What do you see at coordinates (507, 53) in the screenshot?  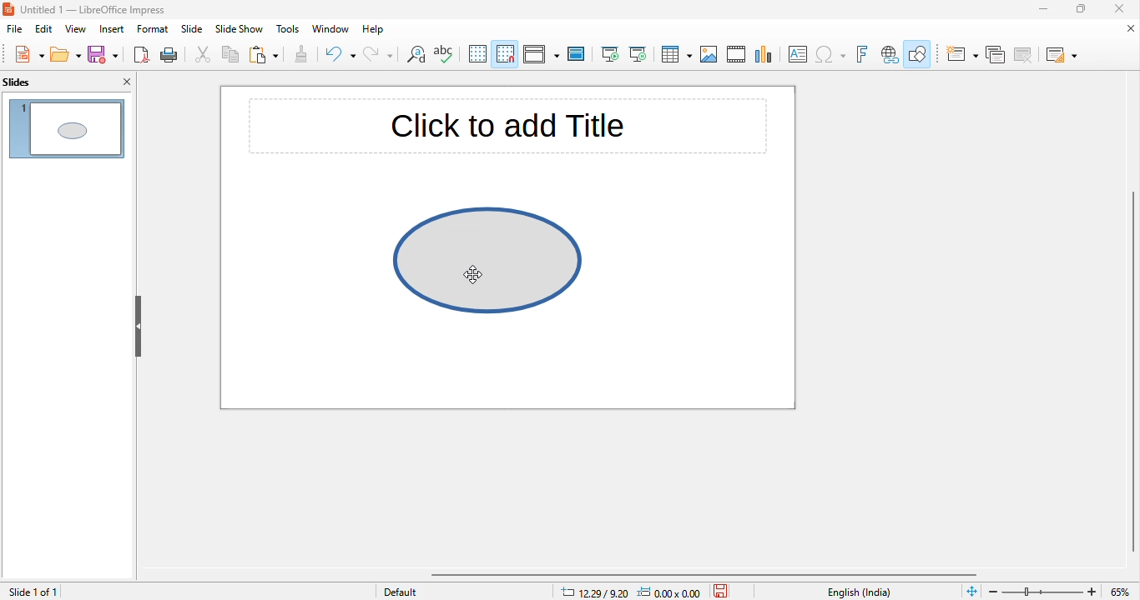 I see `snap to grid` at bounding box center [507, 53].